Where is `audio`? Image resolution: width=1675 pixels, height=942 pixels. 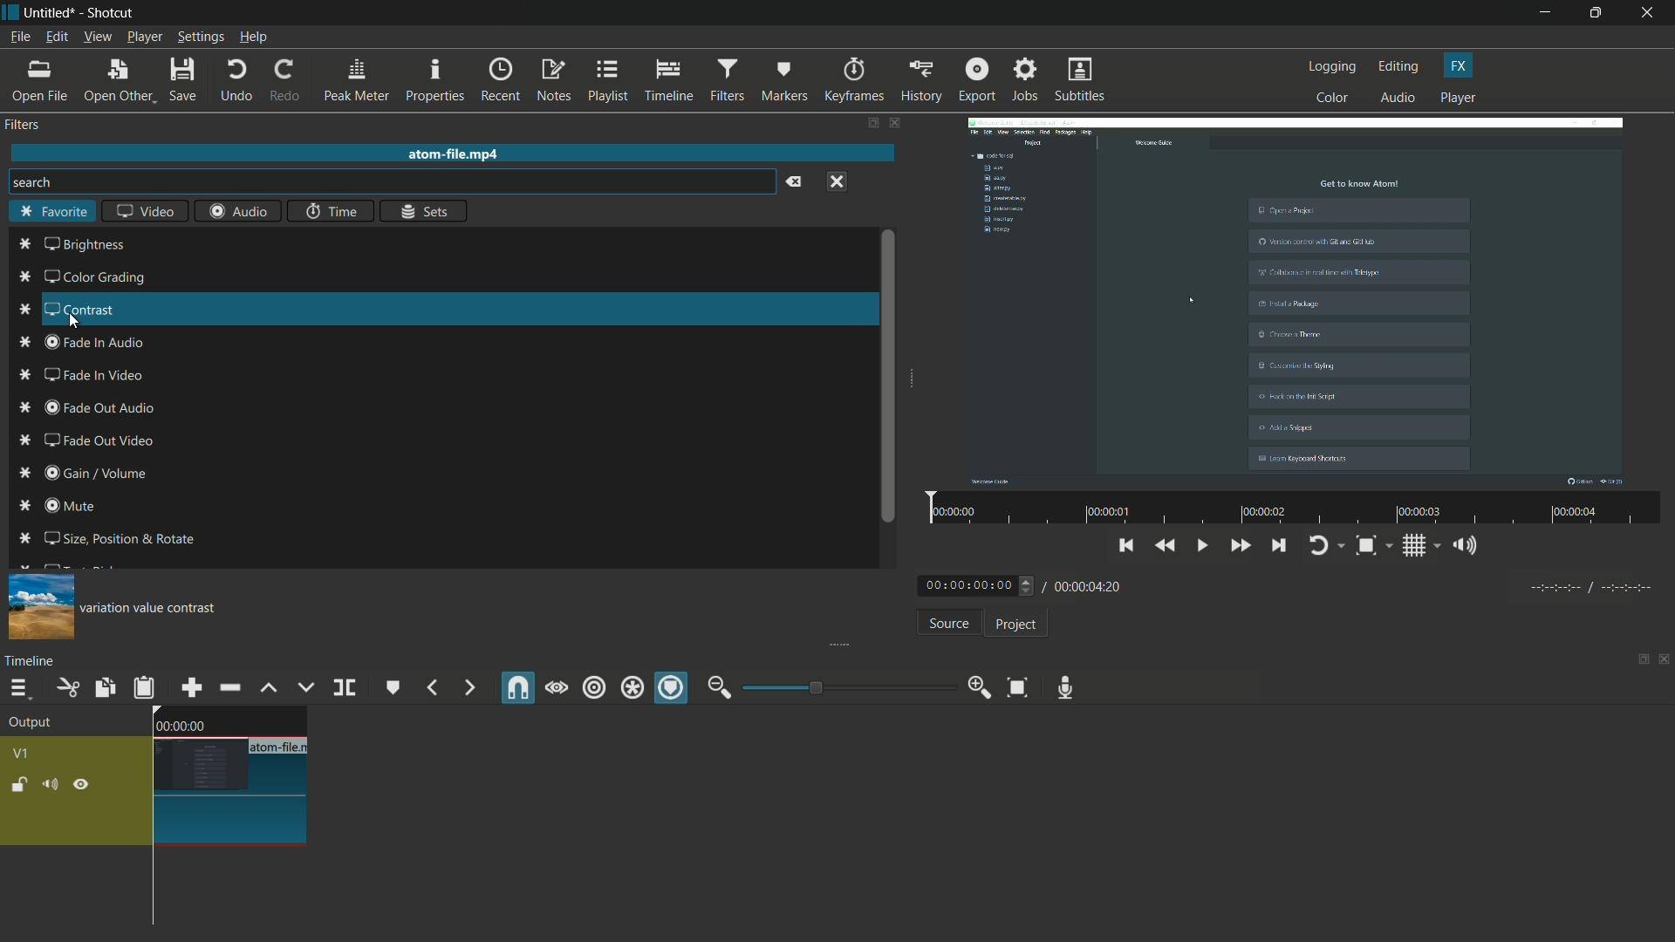 audio is located at coordinates (238, 211).